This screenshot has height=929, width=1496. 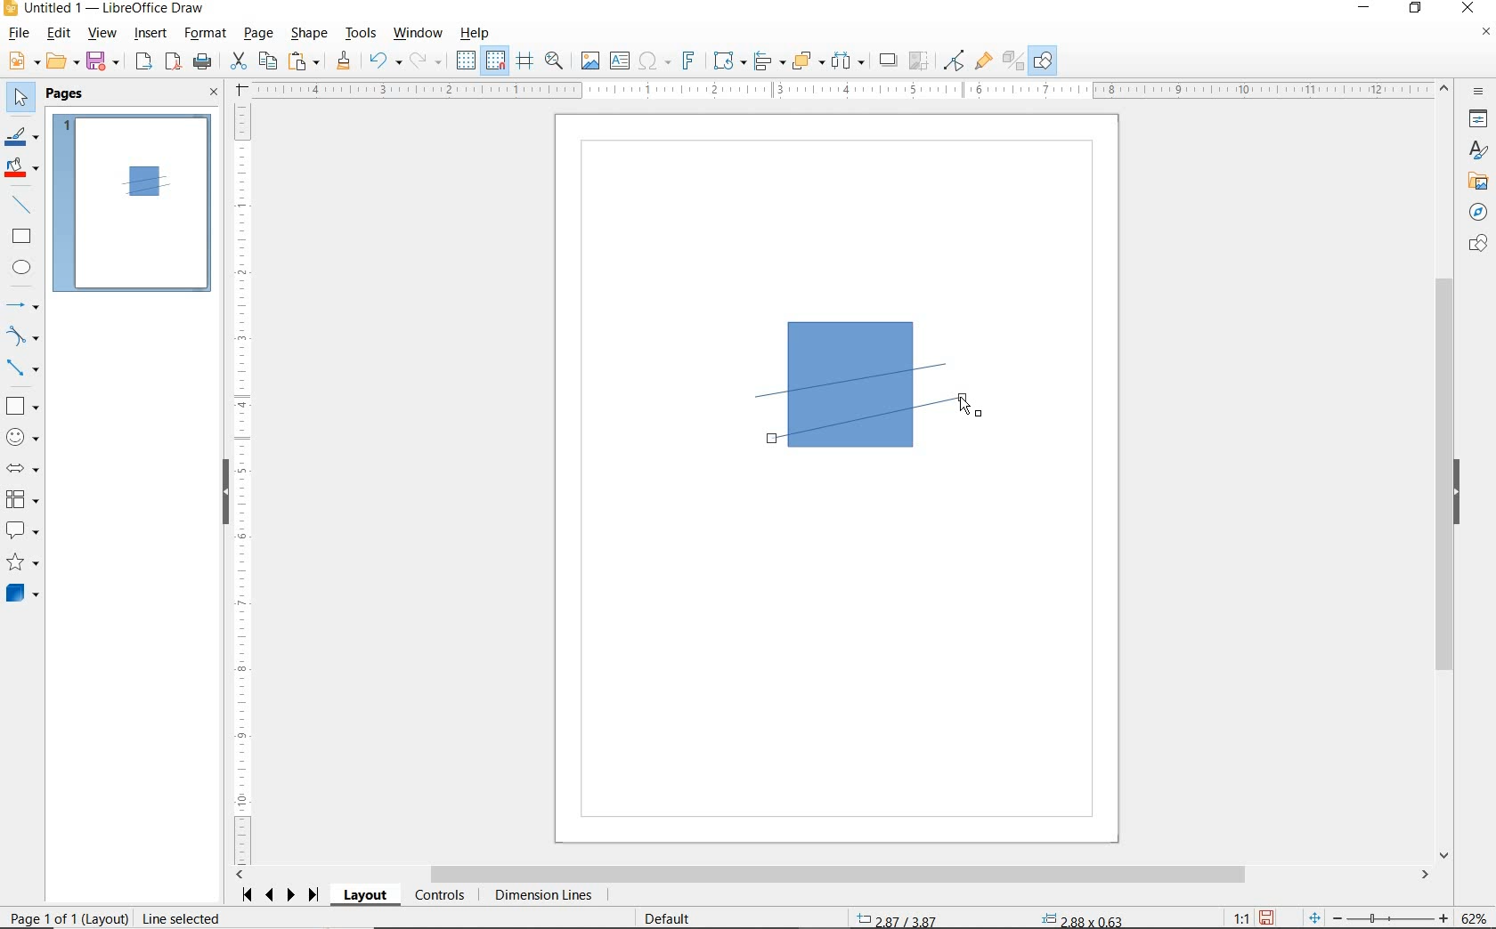 I want to click on SELECT AT LEAST THREE OBJECTS TO DISTRIBUTE, so click(x=849, y=61).